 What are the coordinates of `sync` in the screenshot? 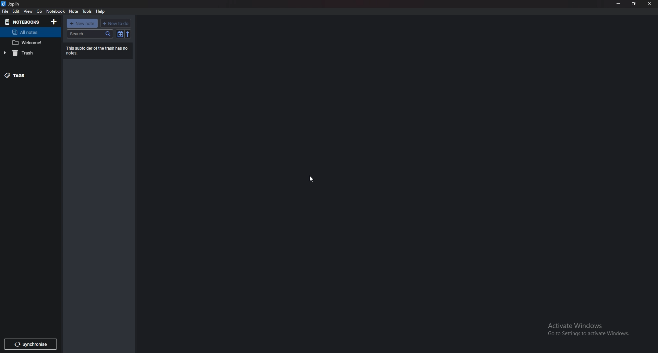 It's located at (31, 344).